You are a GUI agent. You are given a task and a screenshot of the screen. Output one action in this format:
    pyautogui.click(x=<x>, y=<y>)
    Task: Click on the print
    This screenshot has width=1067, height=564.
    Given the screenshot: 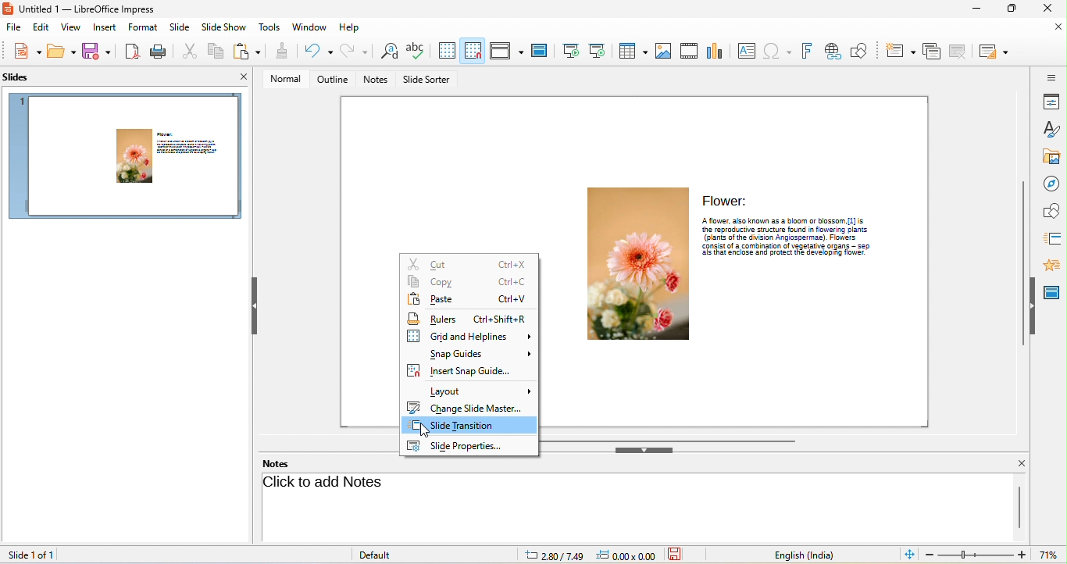 What is the action you would take?
    pyautogui.click(x=156, y=51)
    